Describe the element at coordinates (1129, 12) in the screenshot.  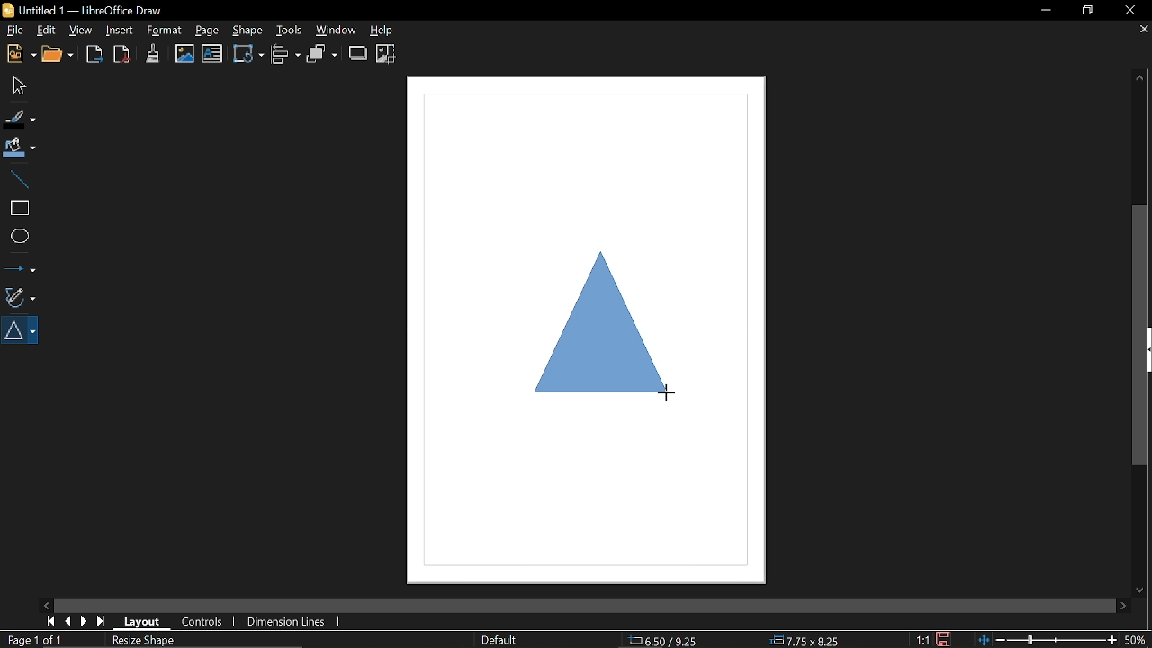
I see `Close` at that location.